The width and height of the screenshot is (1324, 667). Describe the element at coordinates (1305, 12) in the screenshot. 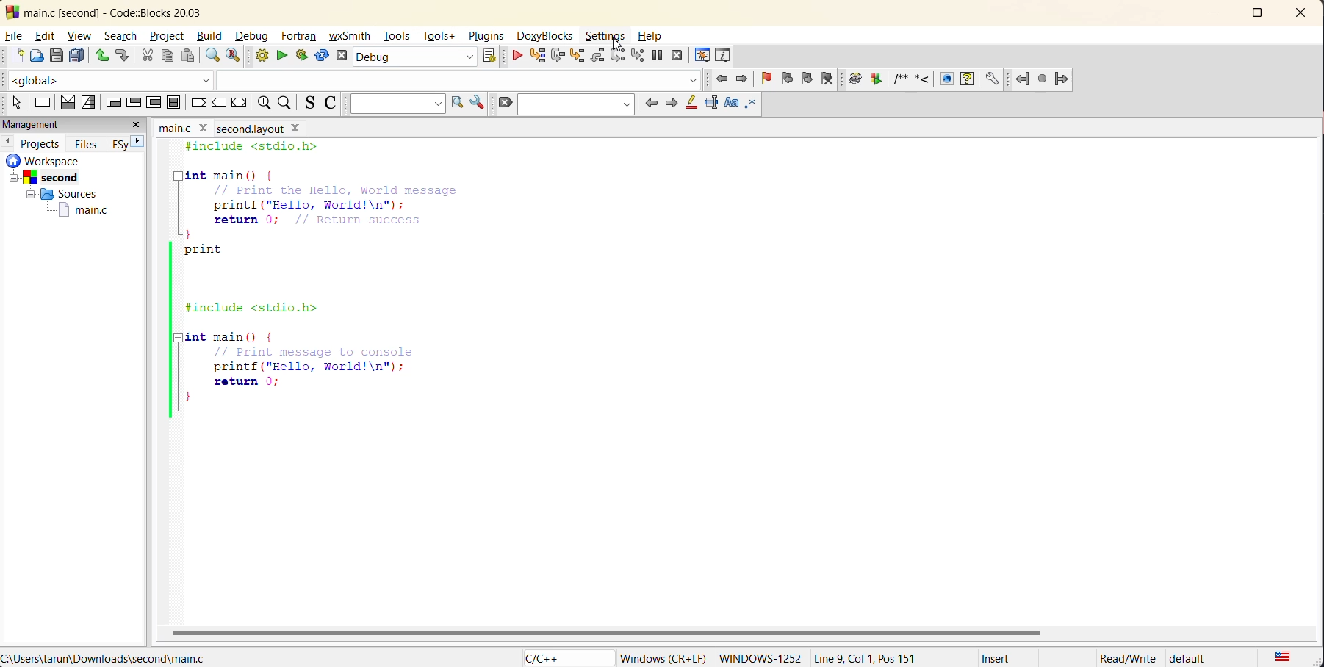

I see `close` at that location.